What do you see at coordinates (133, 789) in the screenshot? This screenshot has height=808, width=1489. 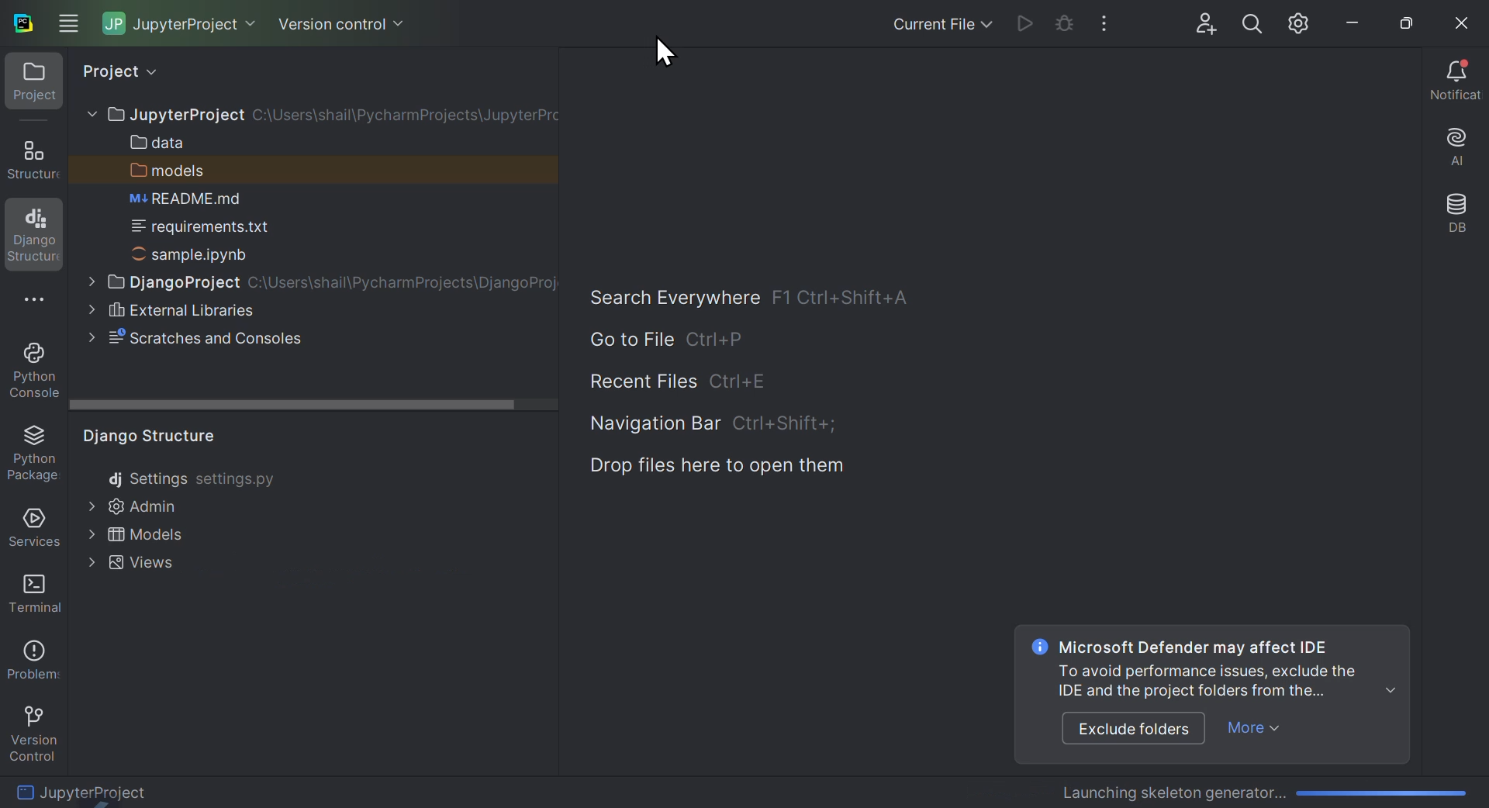 I see `JupyterProject` at bounding box center [133, 789].